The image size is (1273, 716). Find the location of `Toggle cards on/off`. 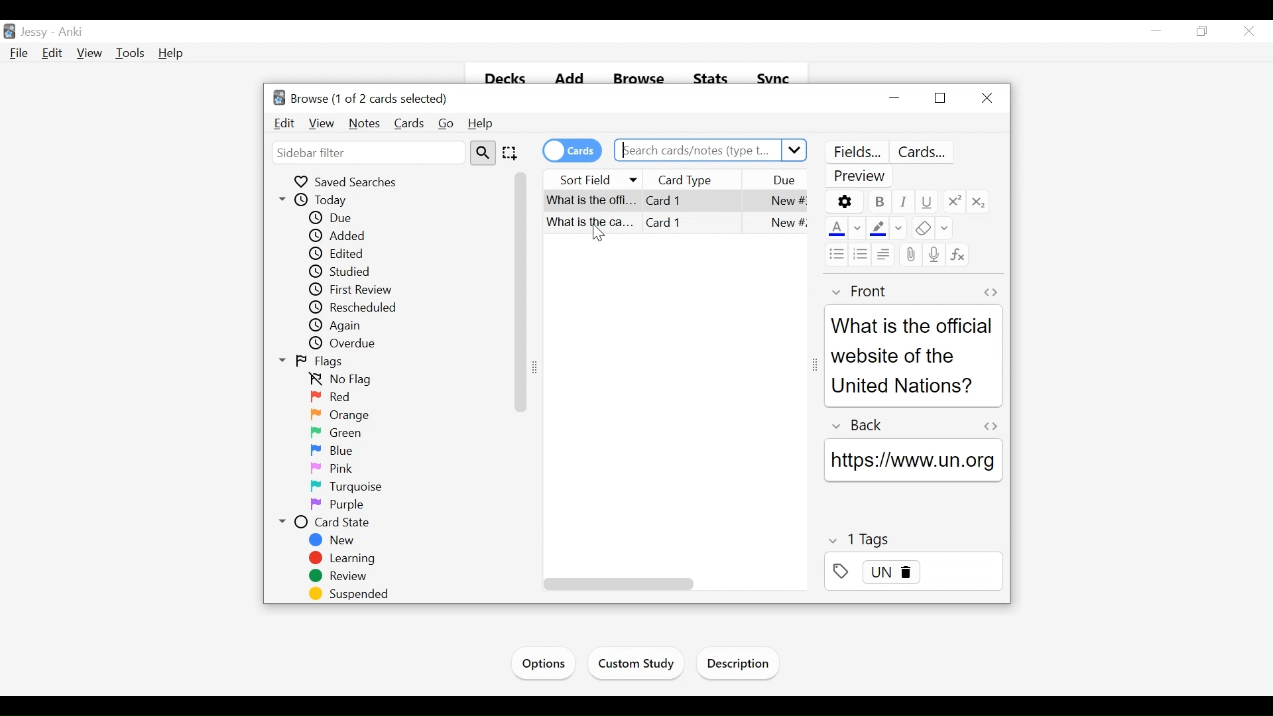

Toggle cards on/off is located at coordinates (571, 150).